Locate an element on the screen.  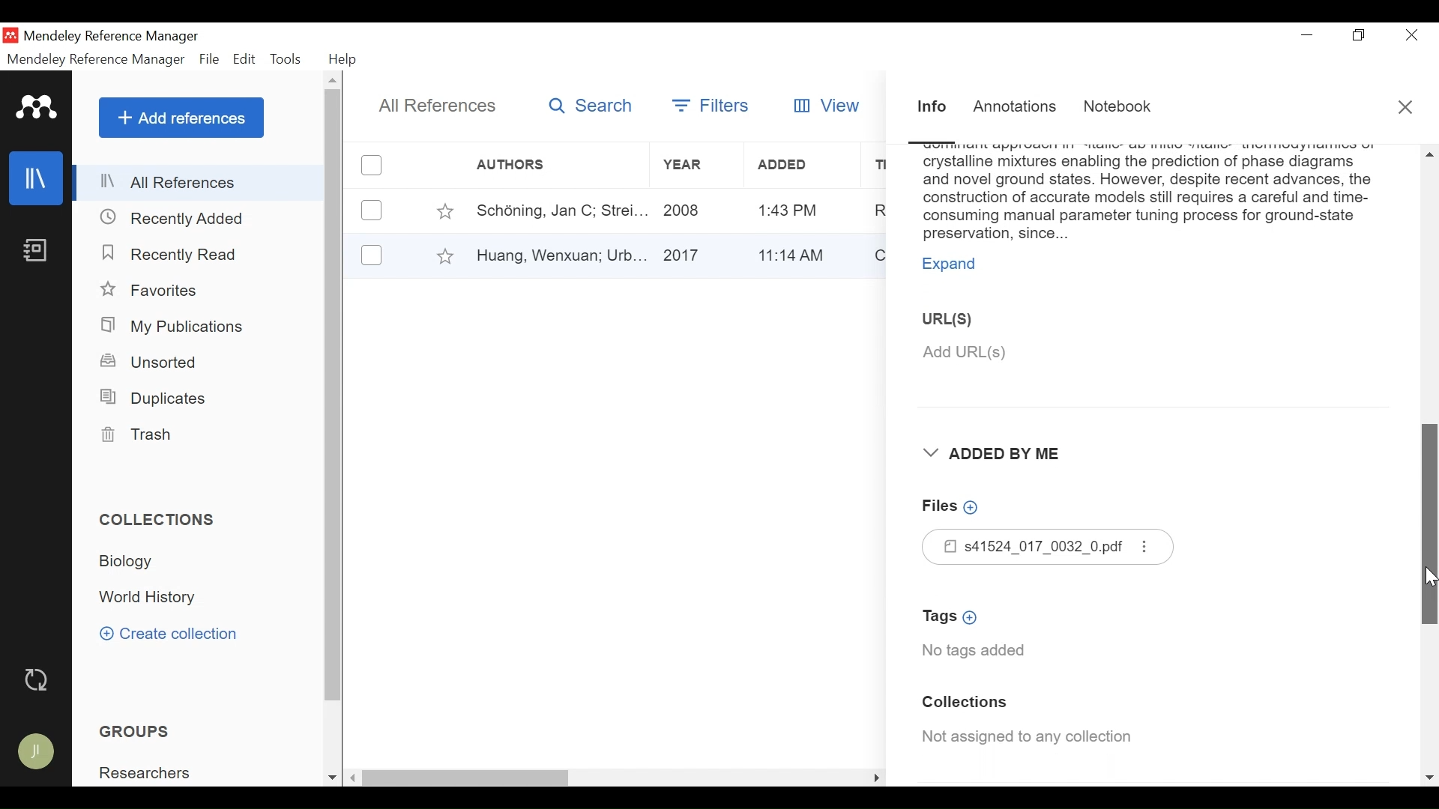
Mendeley Reference Manager is located at coordinates (115, 36).